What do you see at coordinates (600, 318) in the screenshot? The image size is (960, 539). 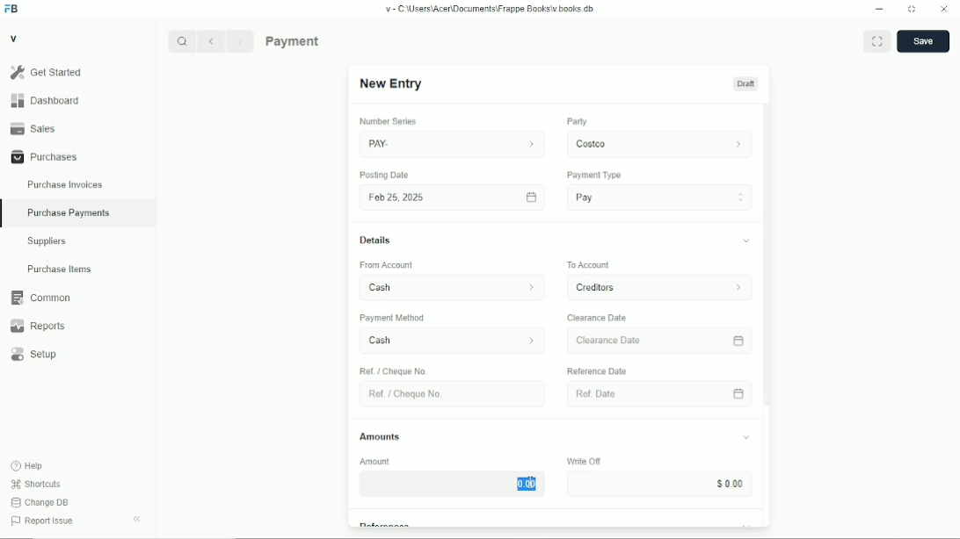 I see `Clearance Date` at bounding box center [600, 318].